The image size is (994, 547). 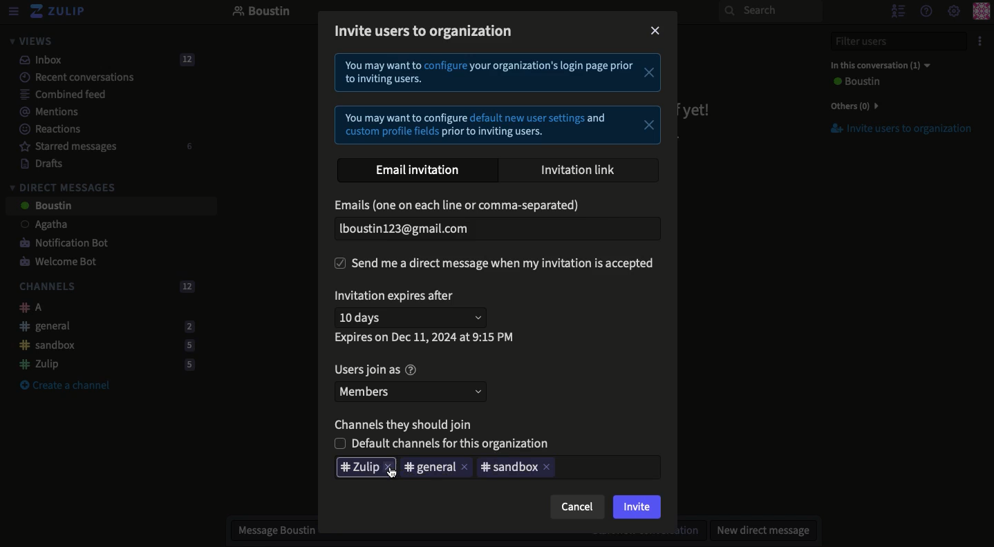 I want to click on Instructional text, so click(x=498, y=100).